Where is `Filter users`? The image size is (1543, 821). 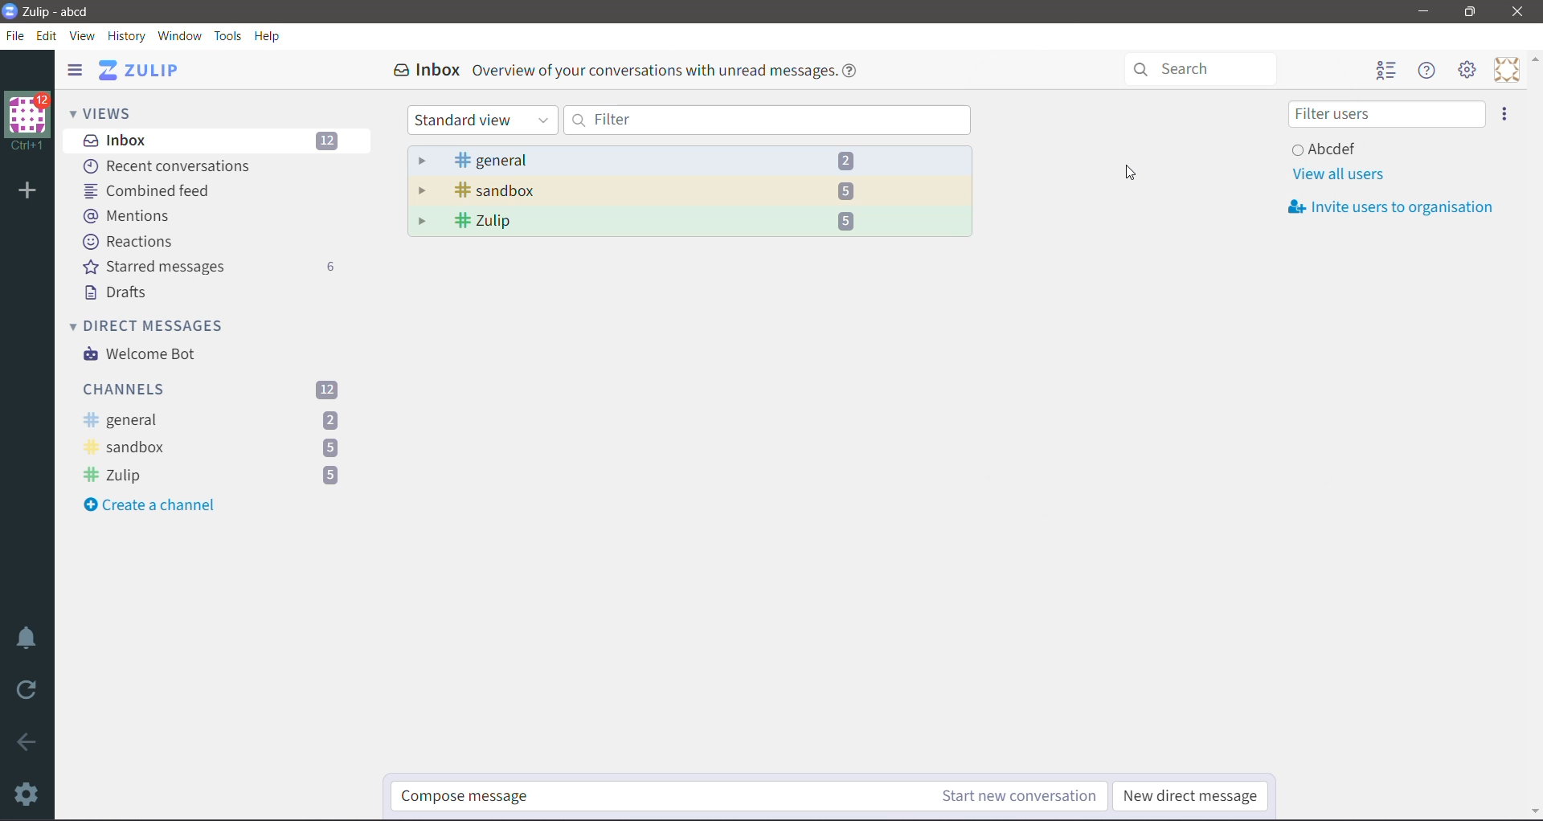
Filter users is located at coordinates (1386, 114).